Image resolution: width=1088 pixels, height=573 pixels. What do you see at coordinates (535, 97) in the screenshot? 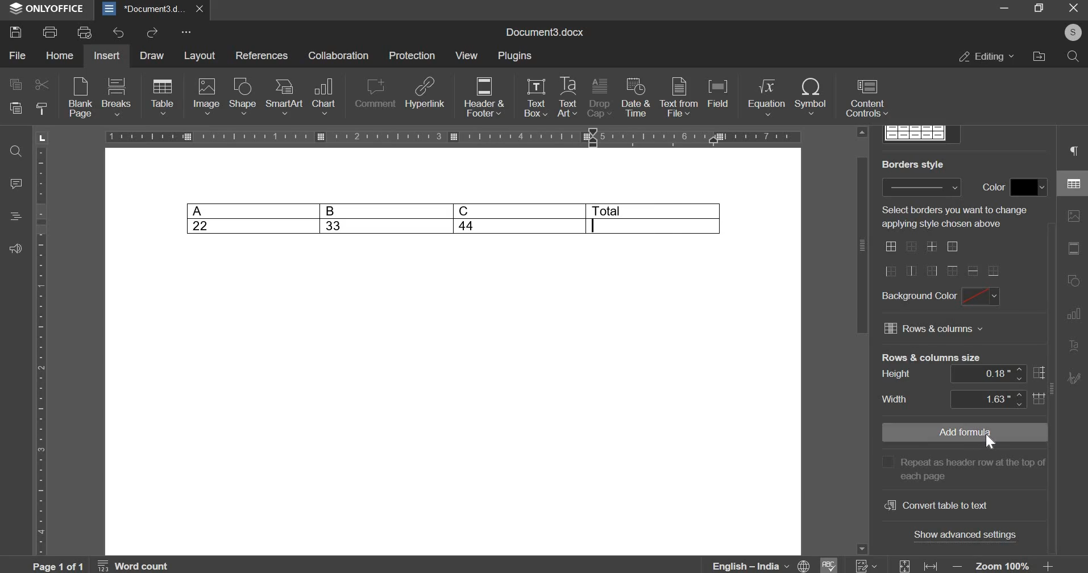
I see `text box` at bounding box center [535, 97].